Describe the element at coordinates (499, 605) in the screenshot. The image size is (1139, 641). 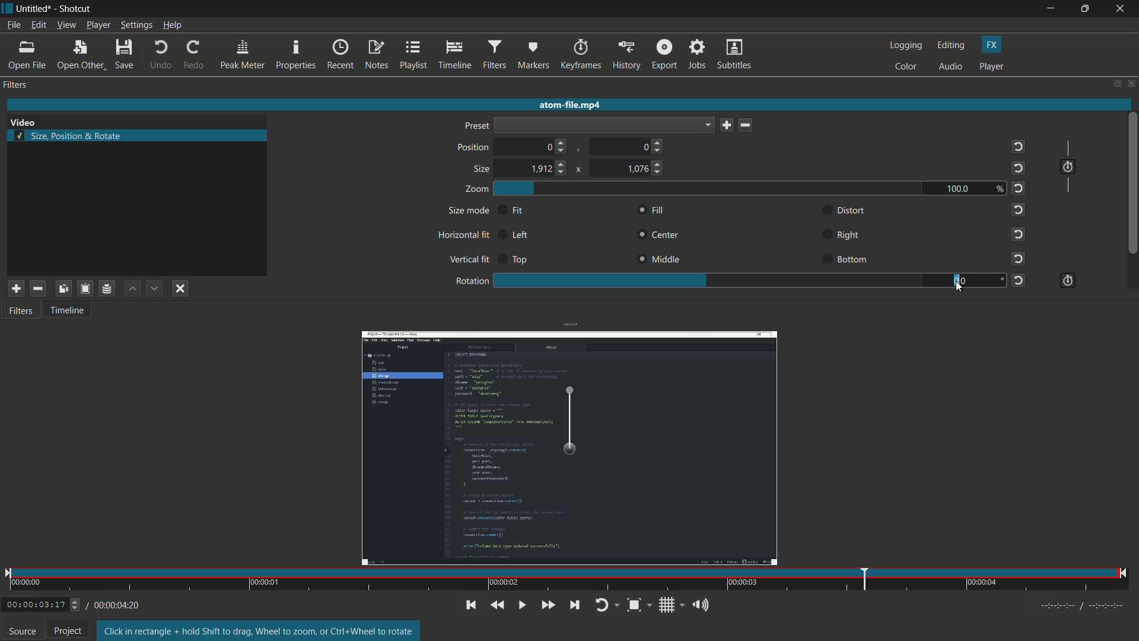
I see `quickly play backward` at that location.